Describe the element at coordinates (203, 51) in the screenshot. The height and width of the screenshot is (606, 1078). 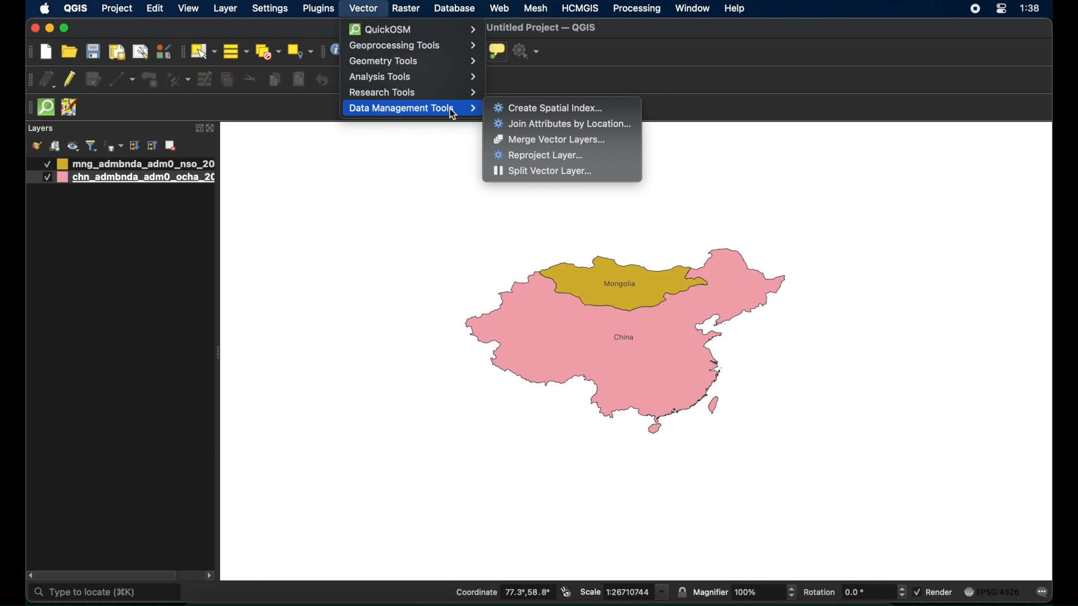
I see `select features by area or single click` at that location.